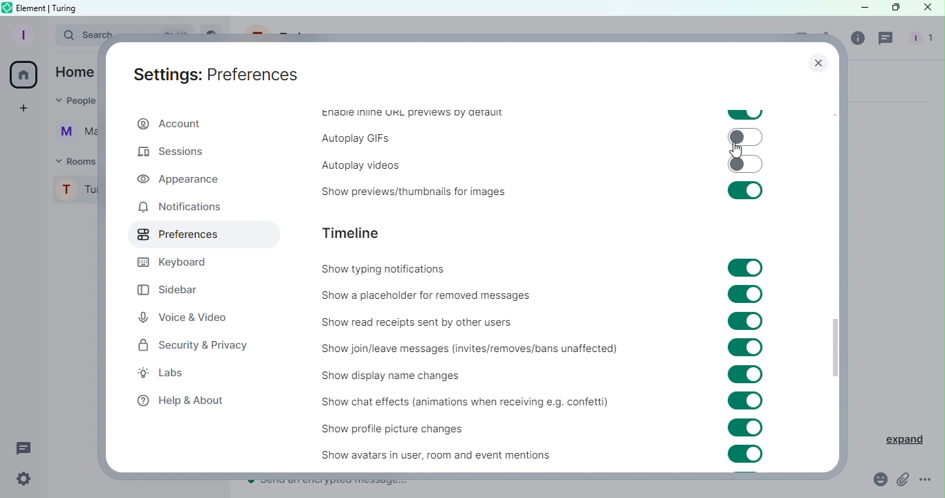  Describe the element at coordinates (744, 138) in the screenshot. I see `Toggle` at that location.